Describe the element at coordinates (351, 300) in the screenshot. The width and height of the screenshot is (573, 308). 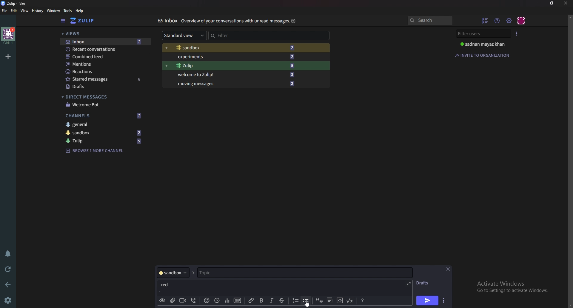
I see `Math` at that location.